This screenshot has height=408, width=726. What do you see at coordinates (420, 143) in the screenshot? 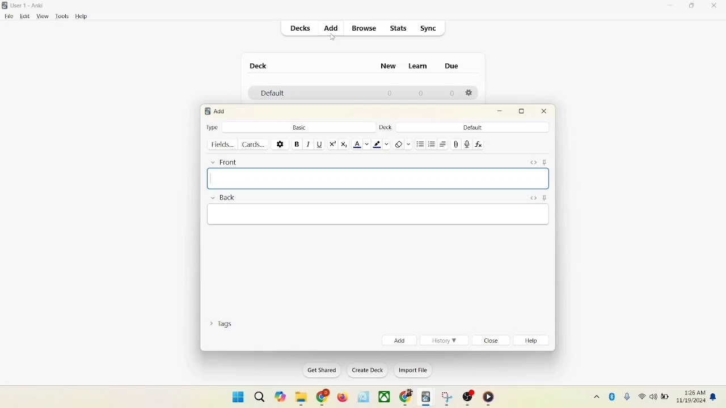
I see `unordered list` at bounding box center [420, 143].